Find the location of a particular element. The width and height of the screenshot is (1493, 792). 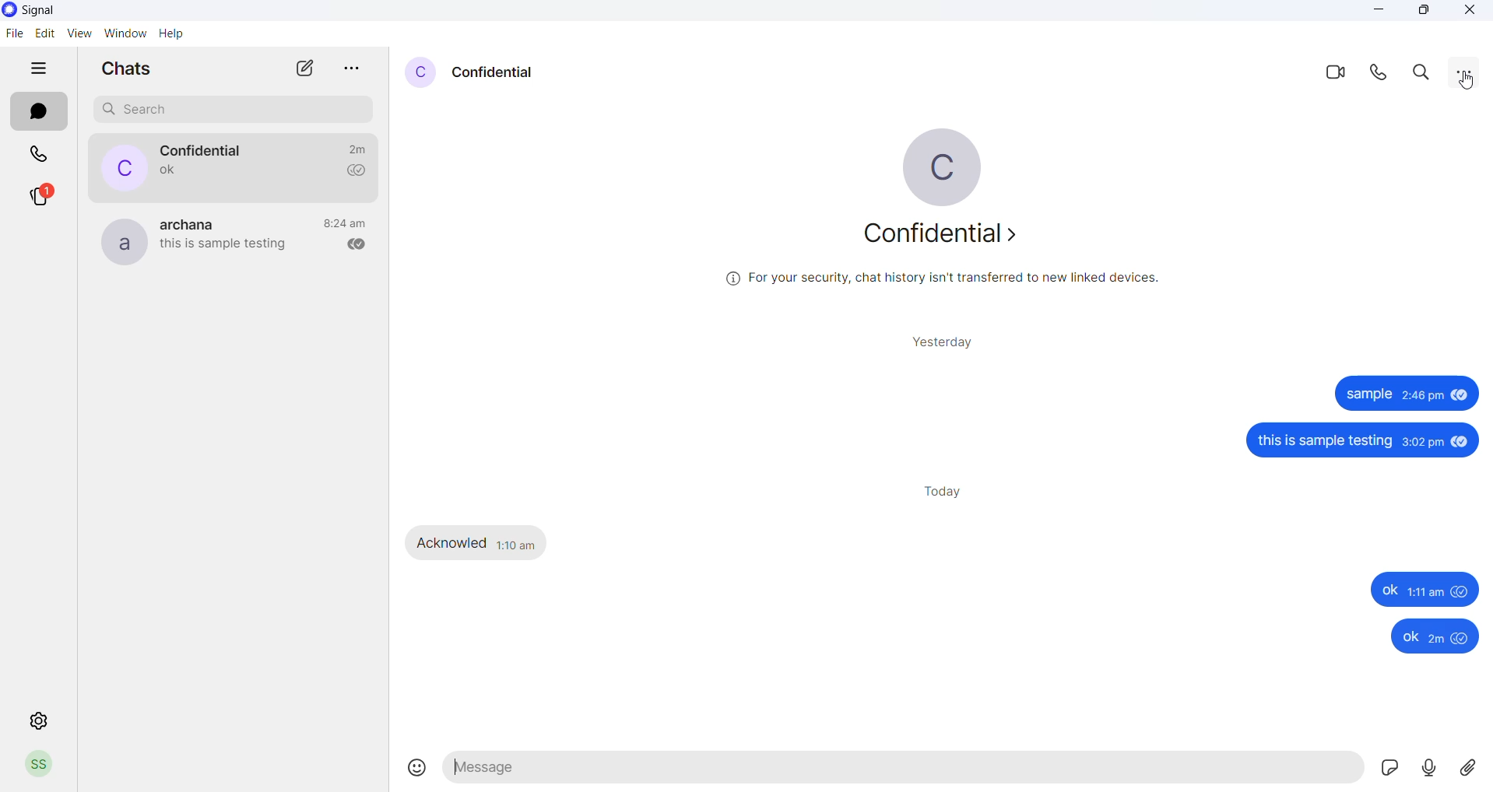

about contact is located at coordinates (949, 235).